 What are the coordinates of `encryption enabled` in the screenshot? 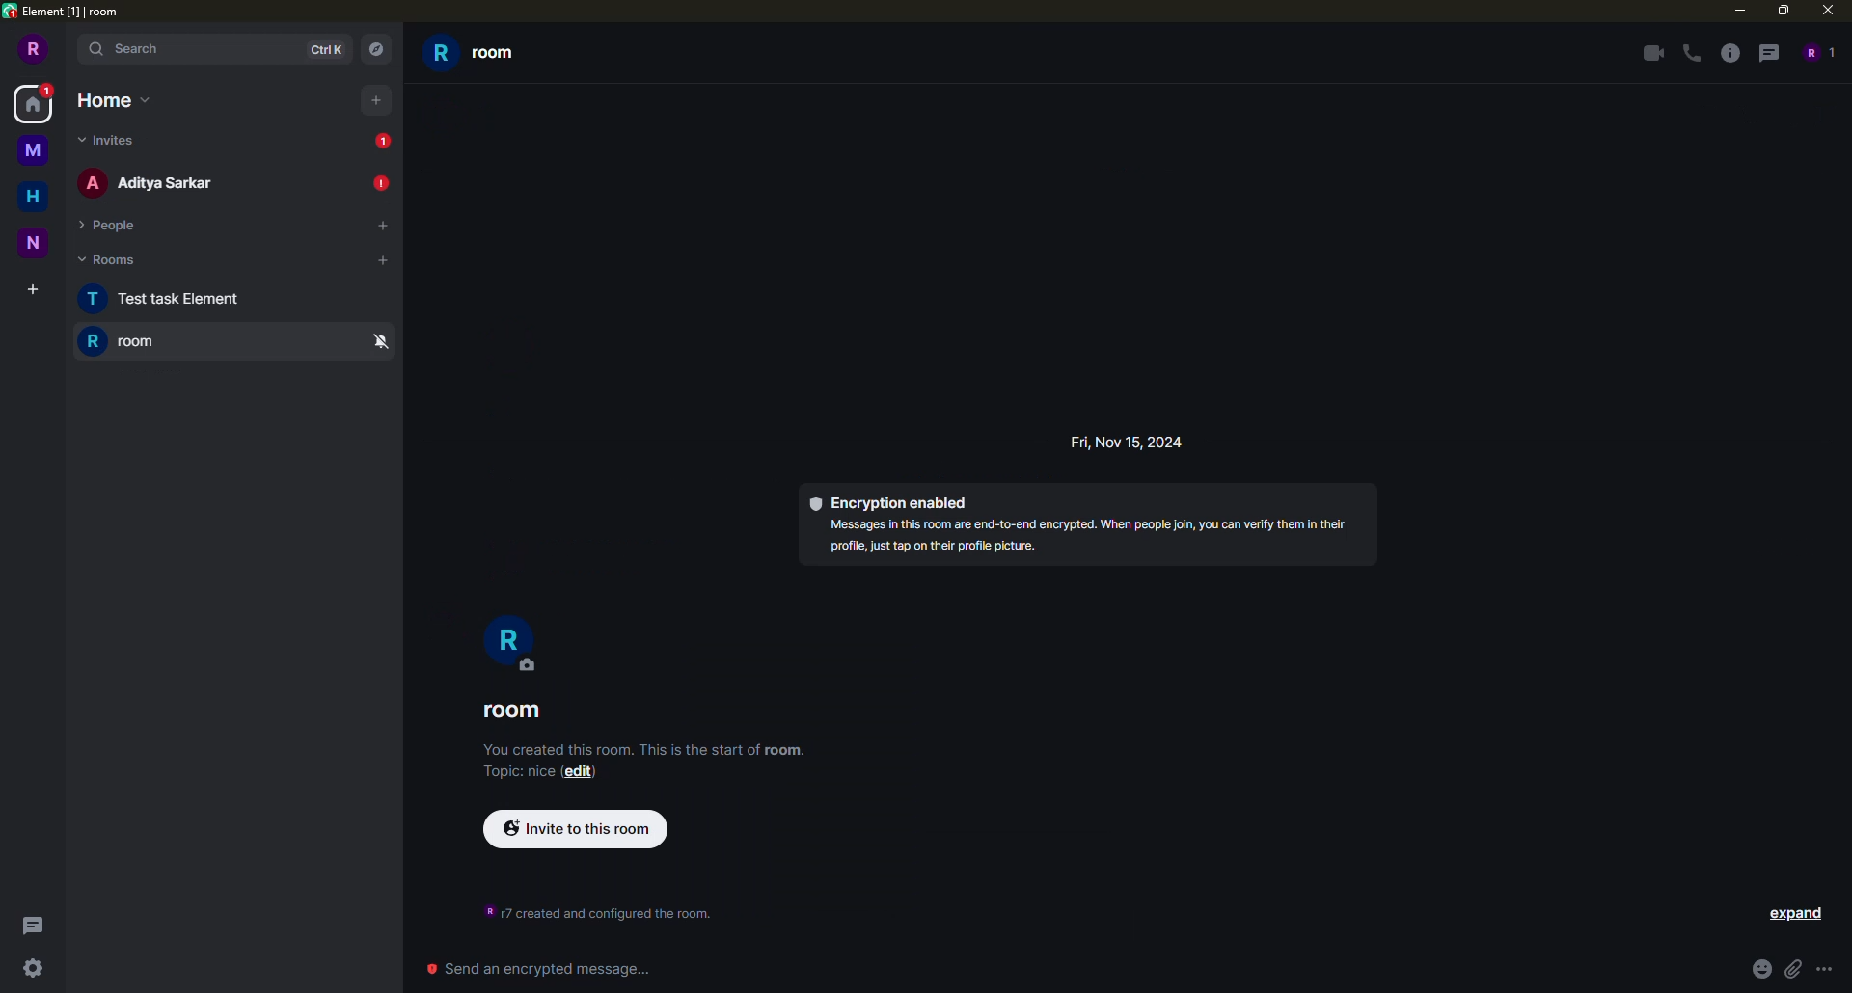 It's located at (1089, 523).